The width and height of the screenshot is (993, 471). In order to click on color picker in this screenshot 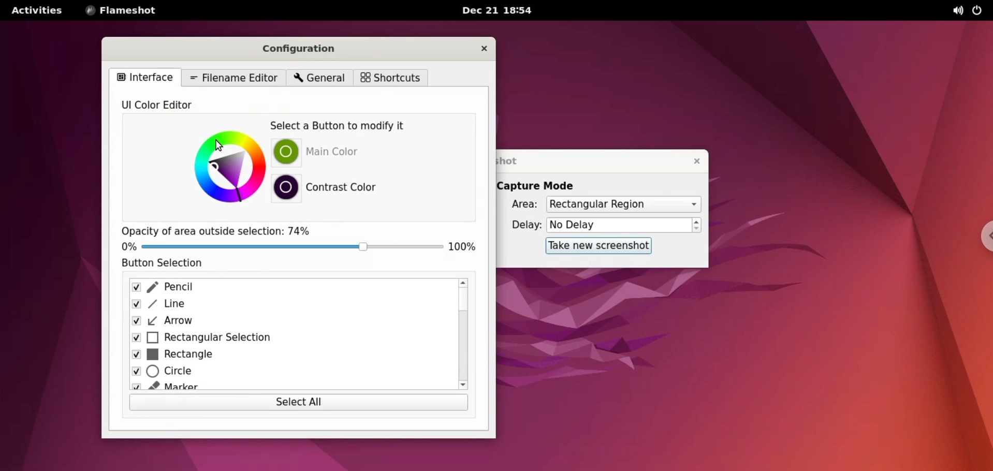, I will do `click(226, 169)`.